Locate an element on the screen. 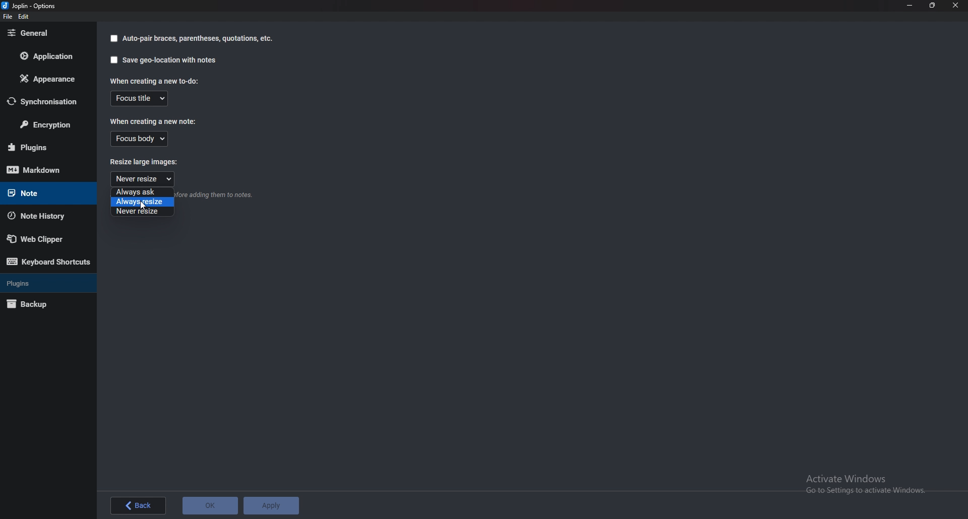 This screenshot has width=968, height=519. resize is located at coordinates (933, 5).